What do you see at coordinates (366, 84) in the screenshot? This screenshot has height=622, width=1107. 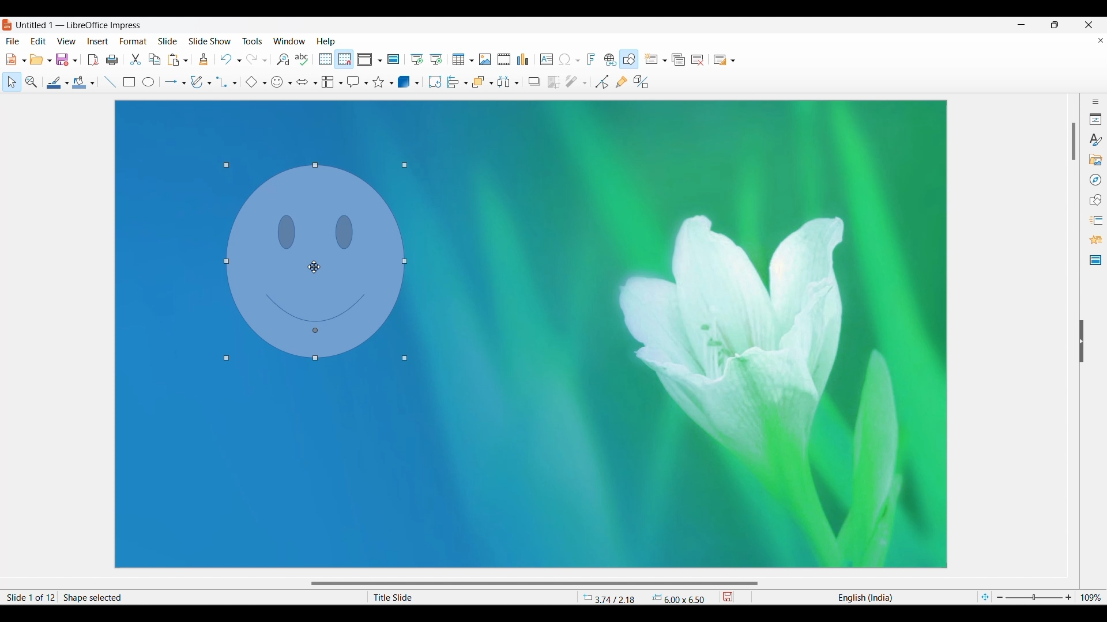 I see `Callout shape options` at bounding box center [366, 84].